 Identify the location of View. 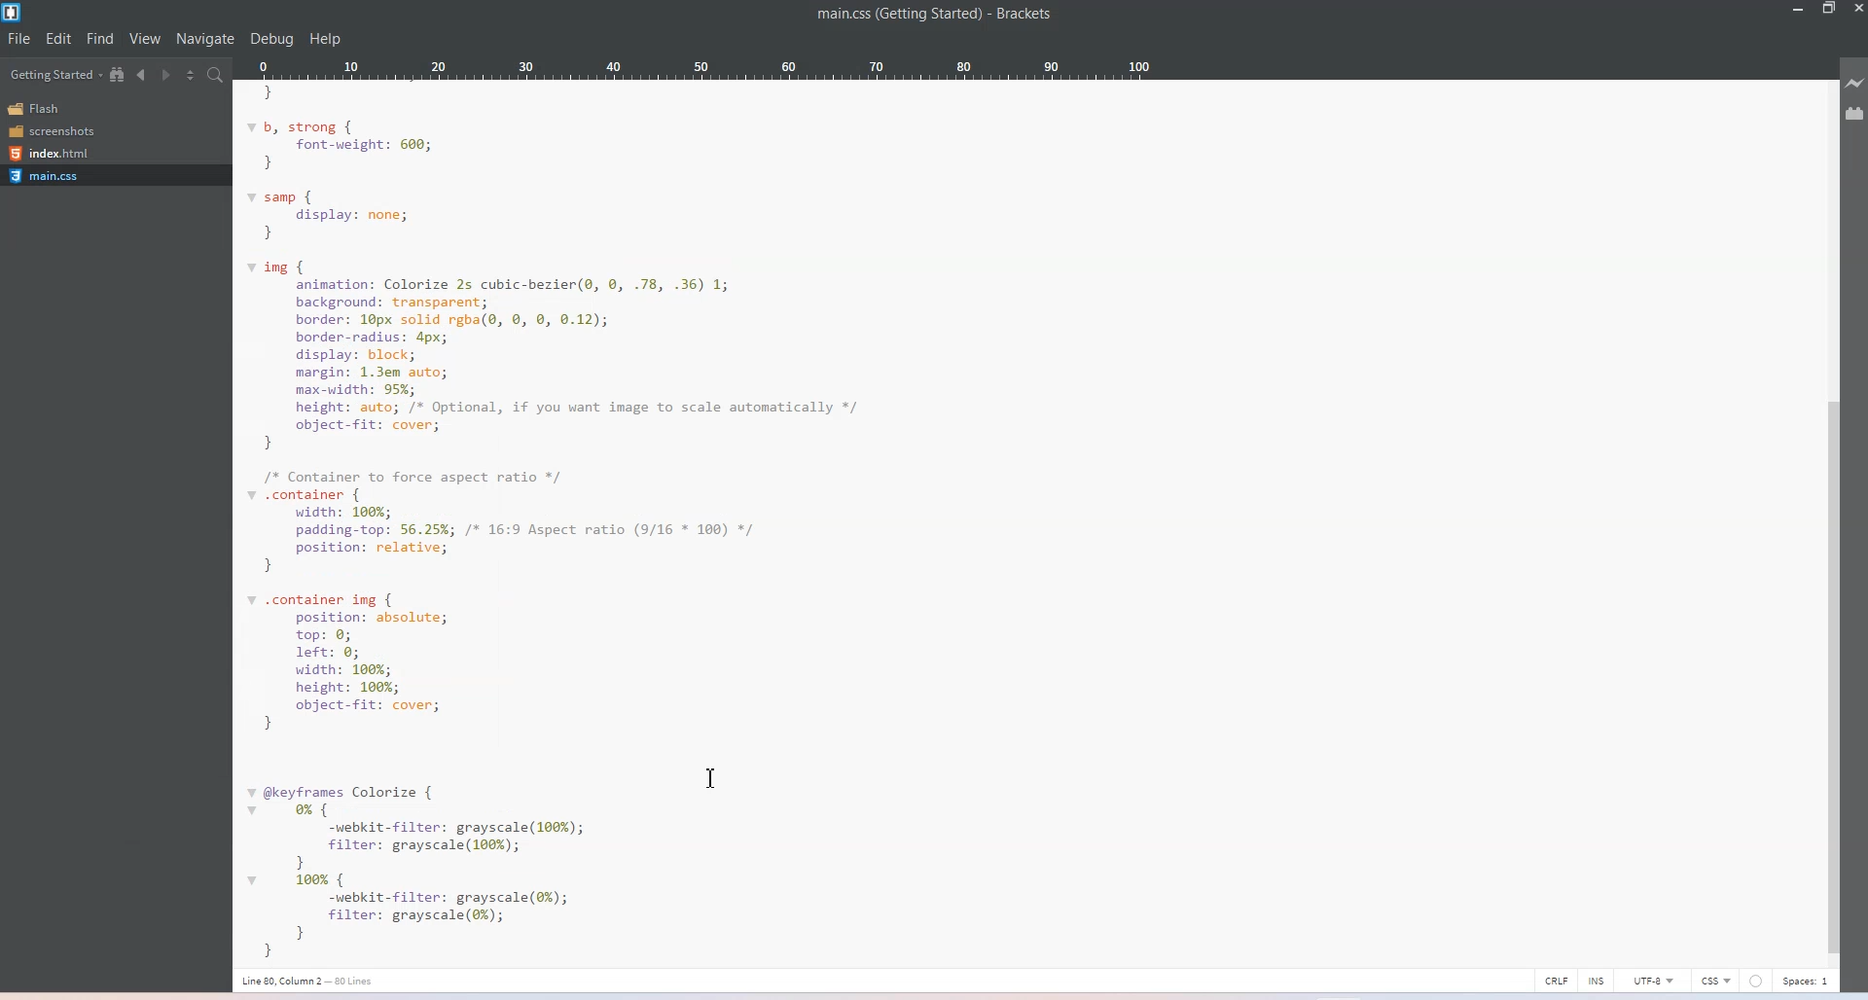
(145, 38).